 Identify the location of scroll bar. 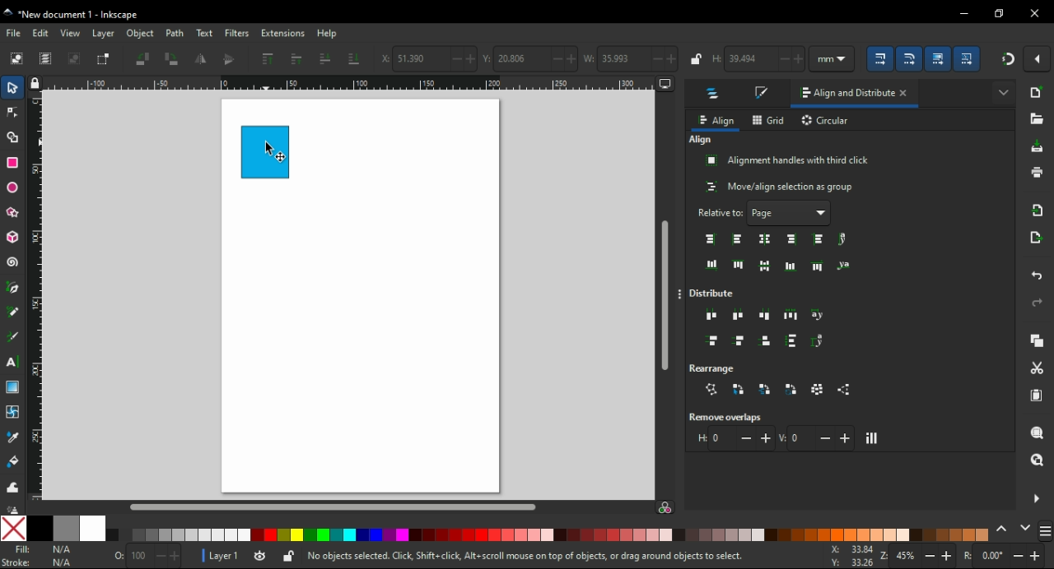
(348, 507).